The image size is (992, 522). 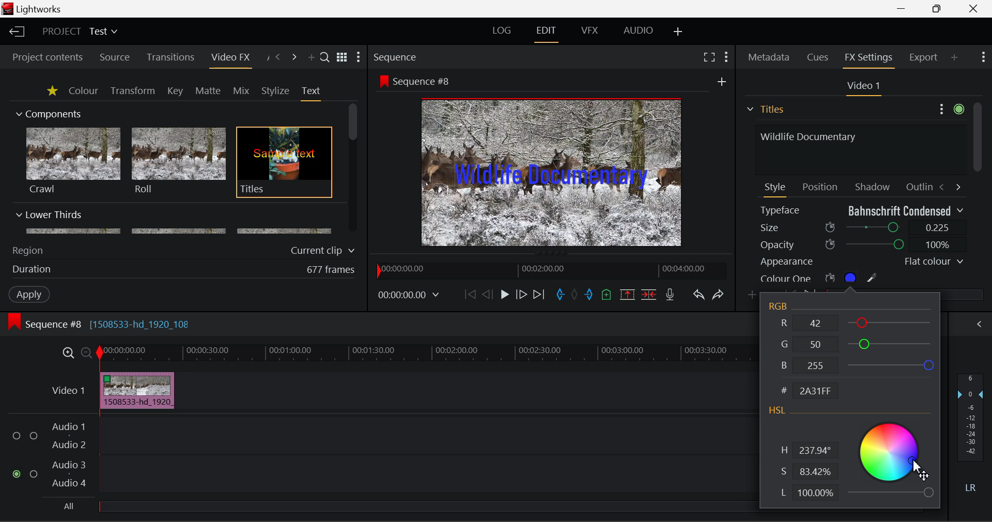 What do you see at coordinates (277, 58) in the screenshot?
I see `Previous Panel` at bounding box center [277, 58].